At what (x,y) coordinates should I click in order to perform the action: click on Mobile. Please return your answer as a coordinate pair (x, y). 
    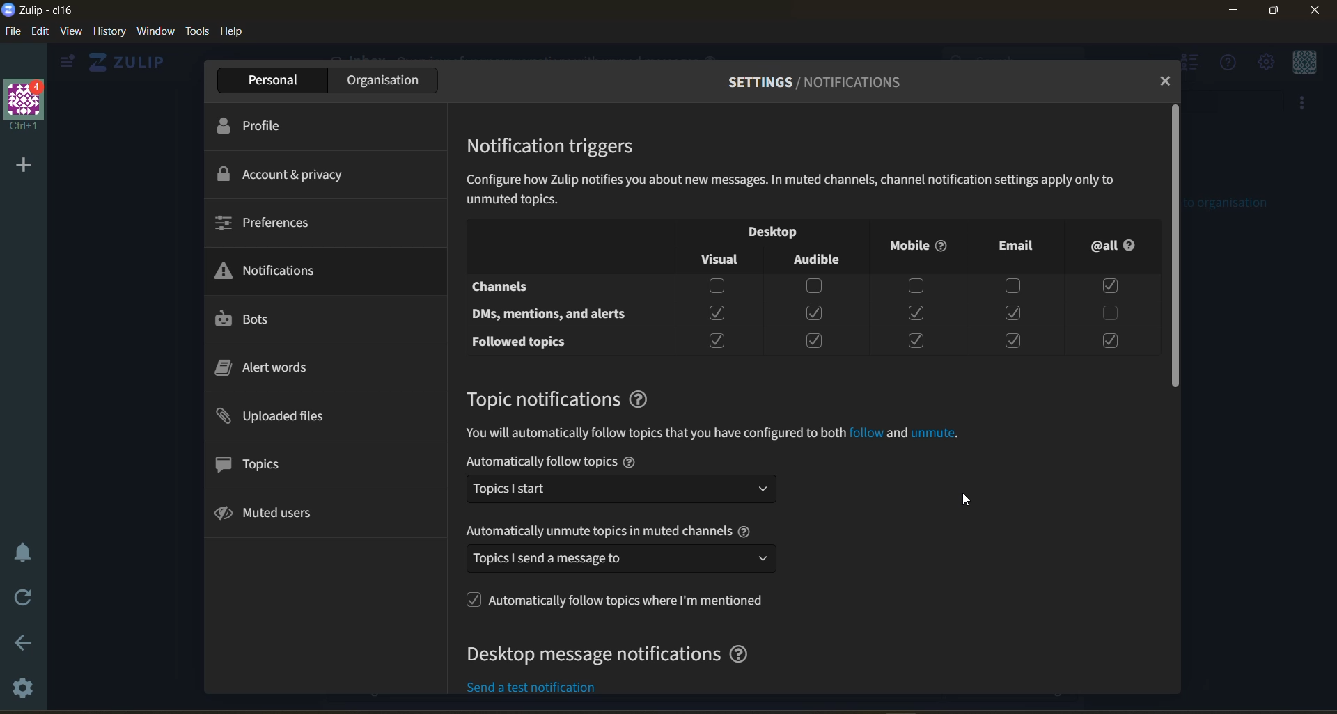
    Looking at the image, I should click on (919, 246).